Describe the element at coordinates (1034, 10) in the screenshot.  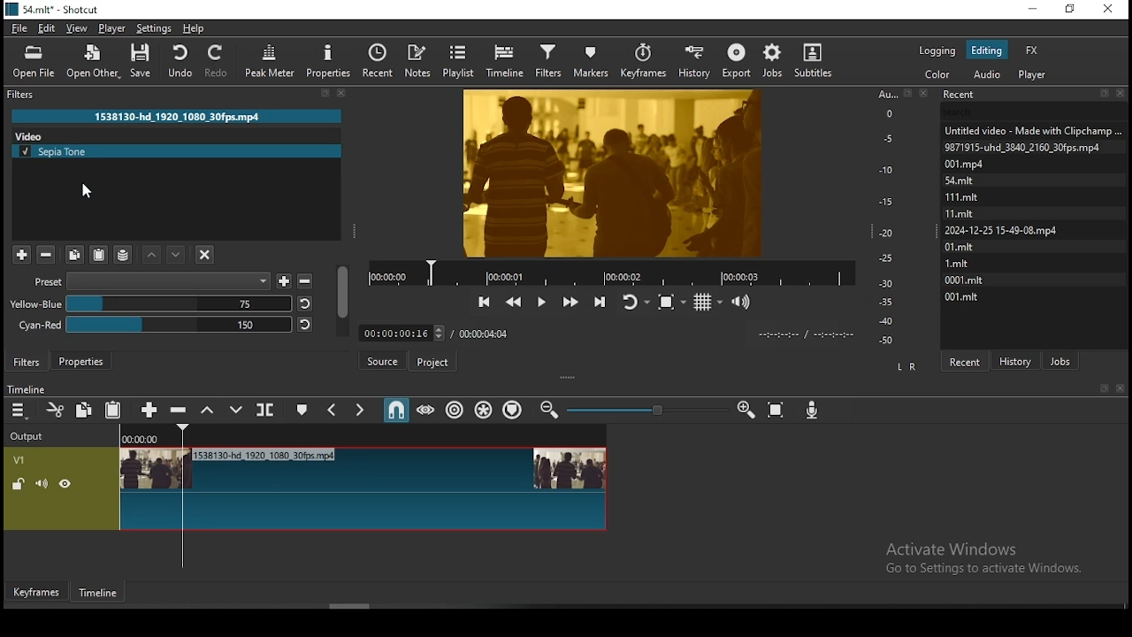
I see `minimize` at that location.